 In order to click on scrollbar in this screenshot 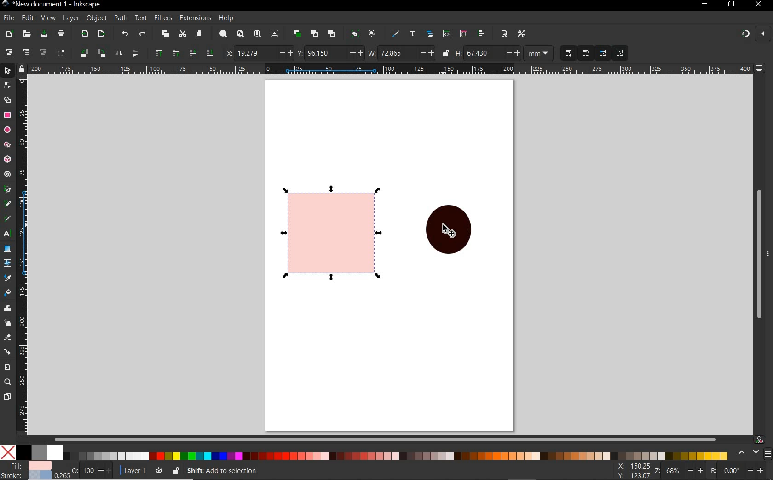, I will do `click(385, 438)`.